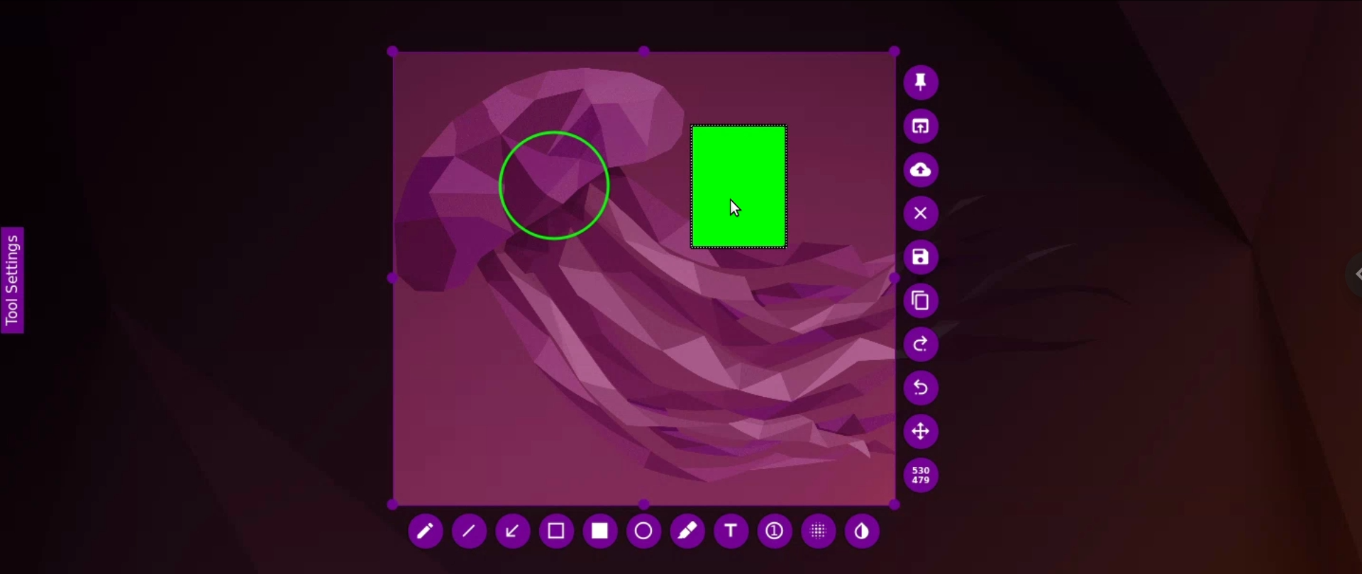 This screenshot has width=1362, height=574. Describe the element at coordinates (732, 531) in the screenshot. I see `add text` at that location.